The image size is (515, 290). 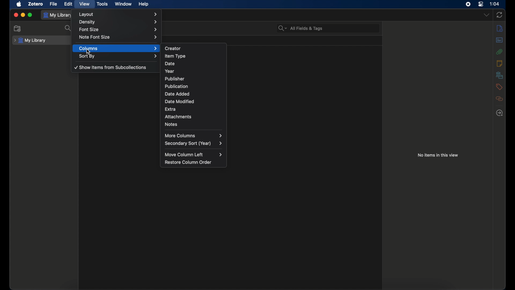 I want to click on search , so click(x=300, y=28).